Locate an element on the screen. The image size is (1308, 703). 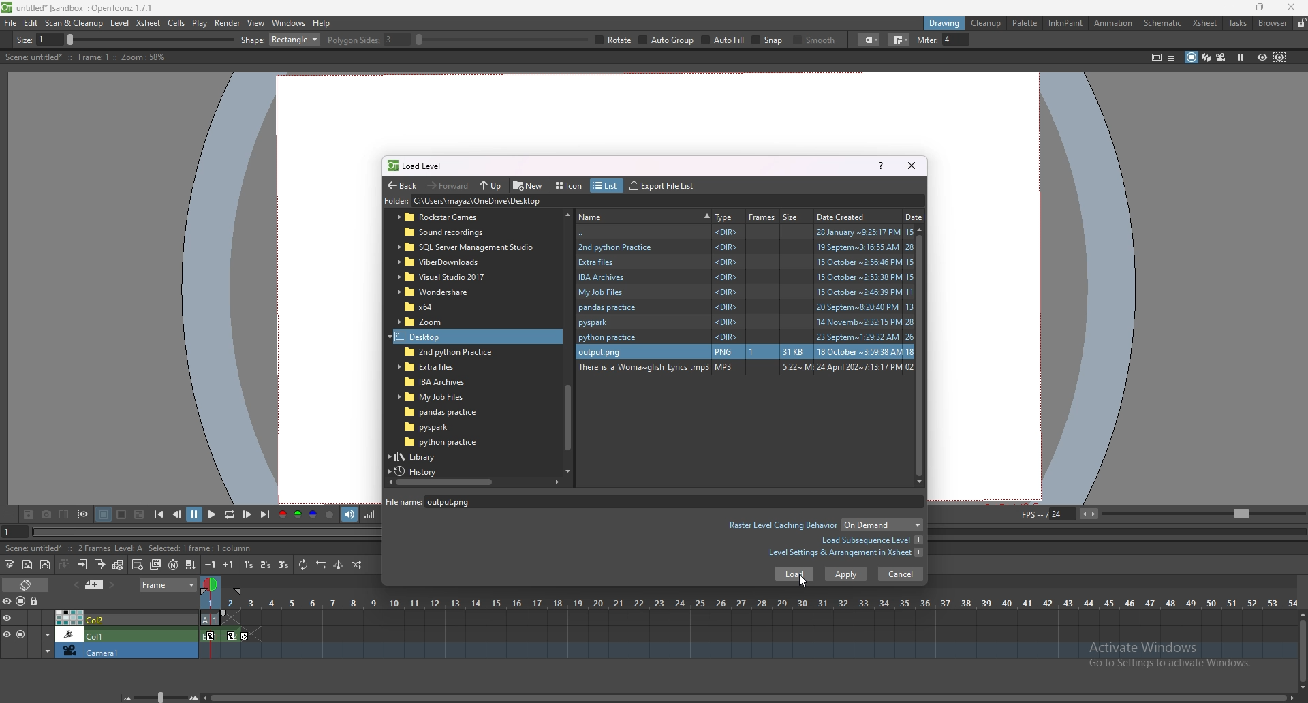
folder is located at coordinates (439, 396).